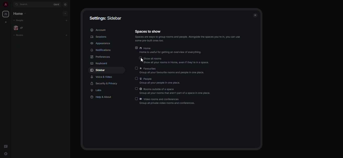 The height and width of the screenshot is (158, 343). What do you see at coordinates (102, 57) in the screenshot?
I see `preferences` at bounding box center [102, 57].